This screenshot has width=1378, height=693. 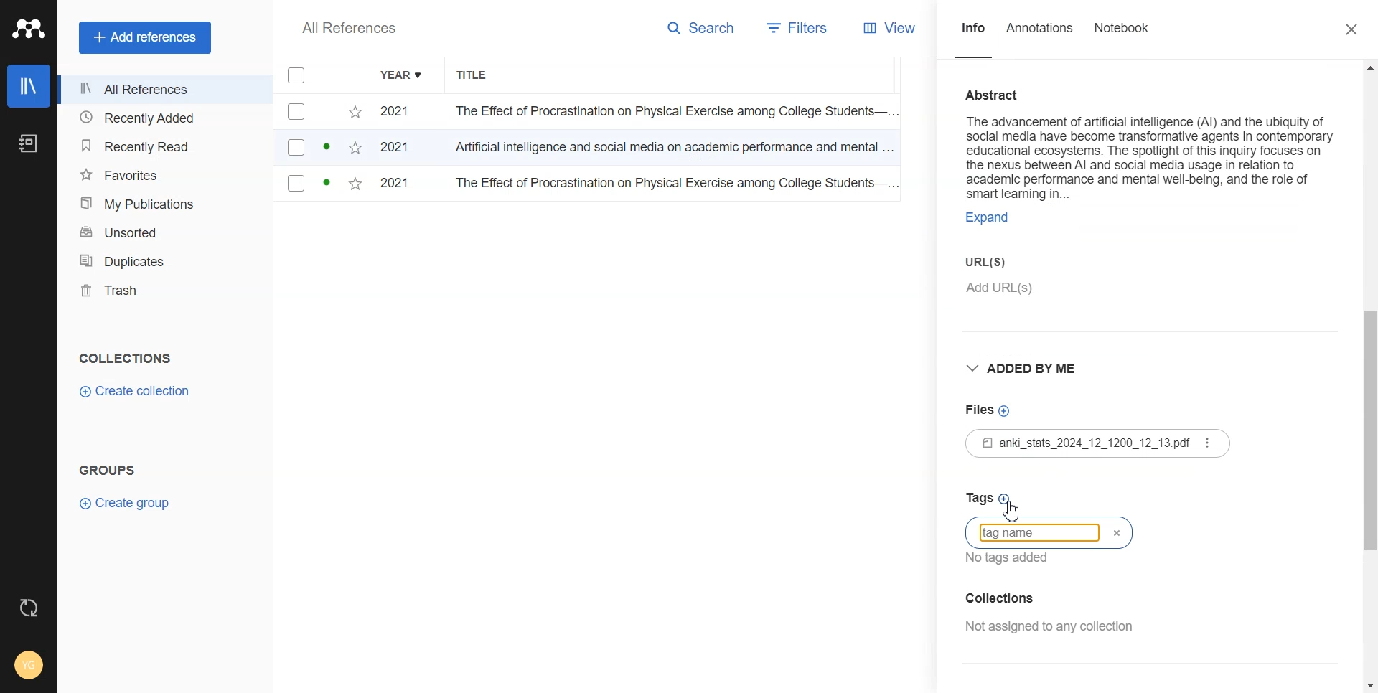 I want to click on The Effect of Procrastination on Physical Exercise among College Students..., so click(x=673, y=185).